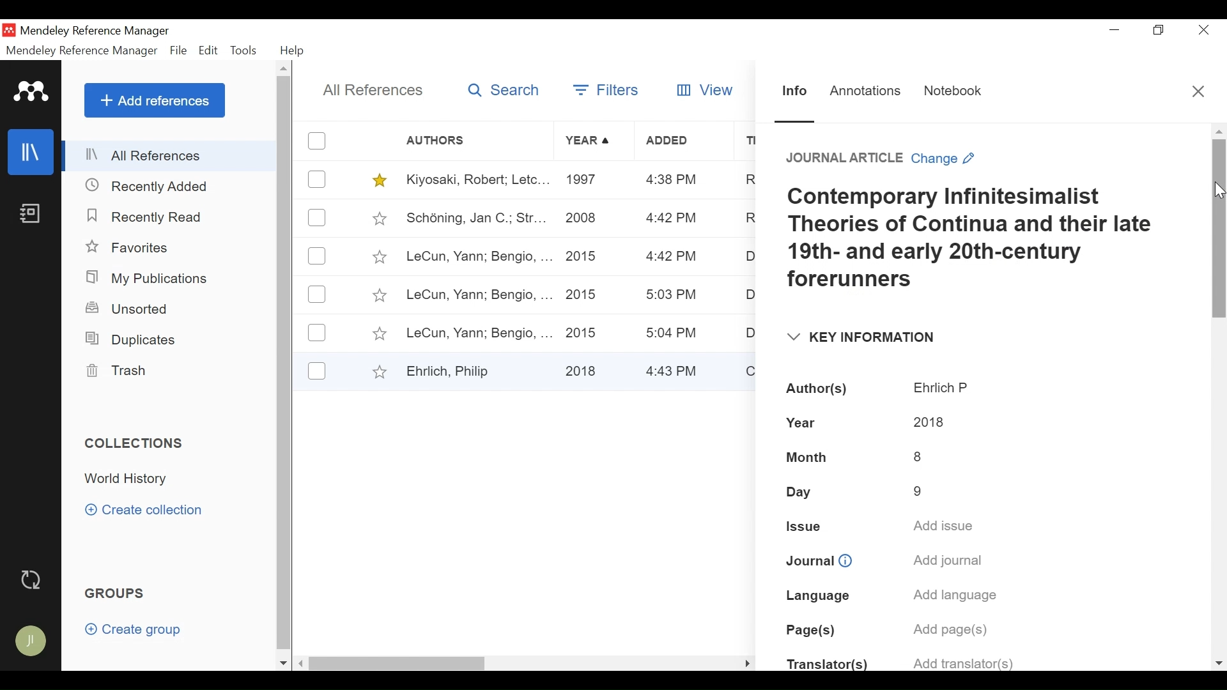 The width and height of the screenshot is (1227, 690). What do you see at coordinates (378, 257) in the screenshot?
I see `(un)select favorite` at bounding box center [378, 257].